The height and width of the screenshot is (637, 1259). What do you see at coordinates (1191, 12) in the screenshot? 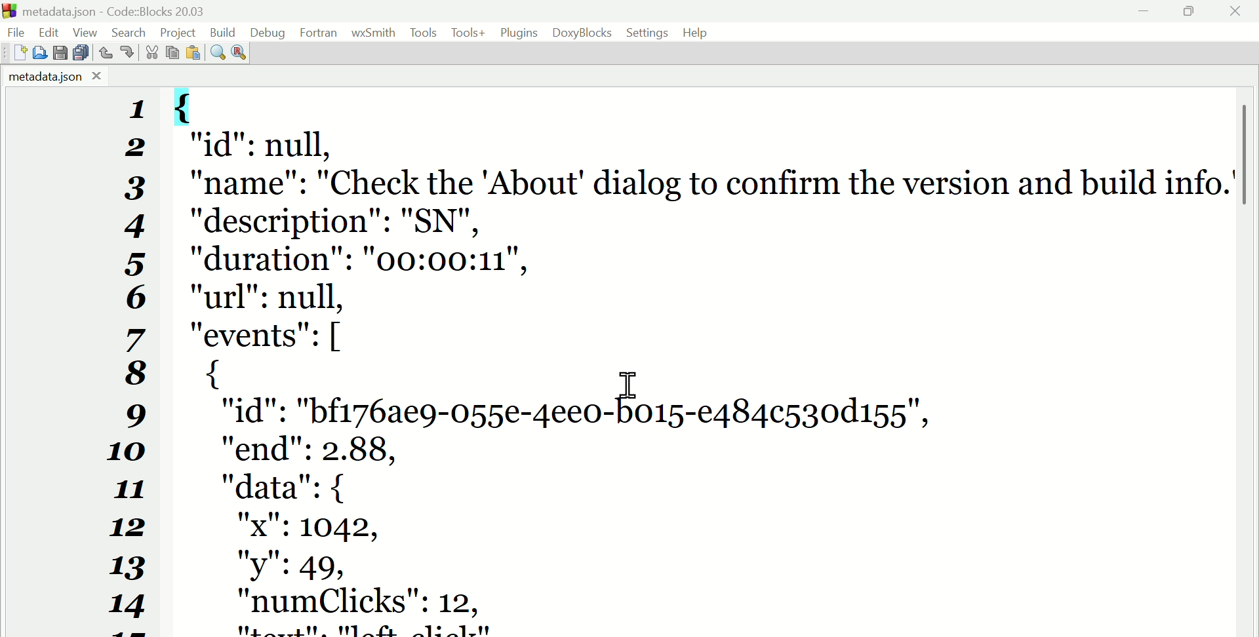
I see `Maximise` at bounding box center [1191, 12].